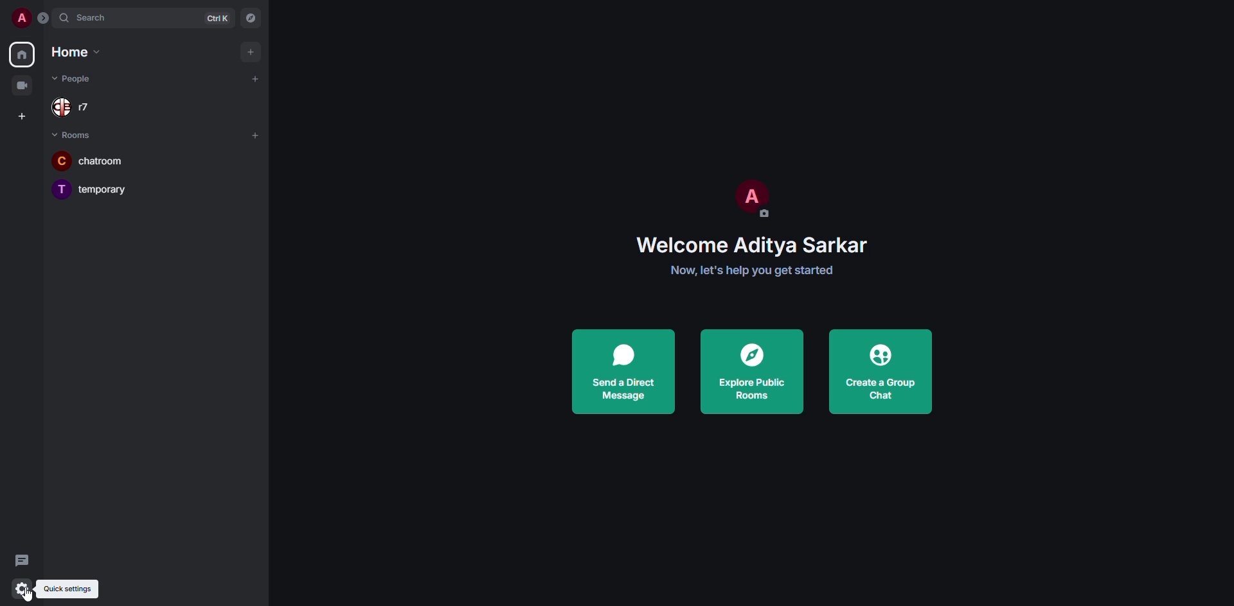 This screenshot has height=606, width=1234. Describe the element at coordinates (23, 53) in the screenshot. I see `home` at that location.